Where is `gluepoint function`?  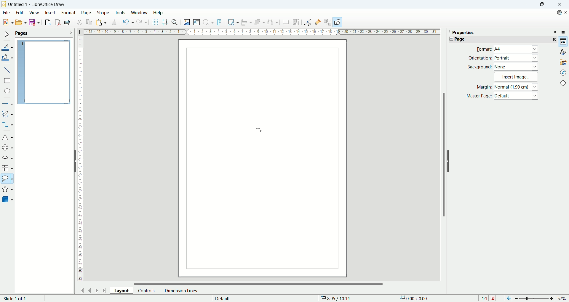 gluepoint function is located at coordinates (318, 22).